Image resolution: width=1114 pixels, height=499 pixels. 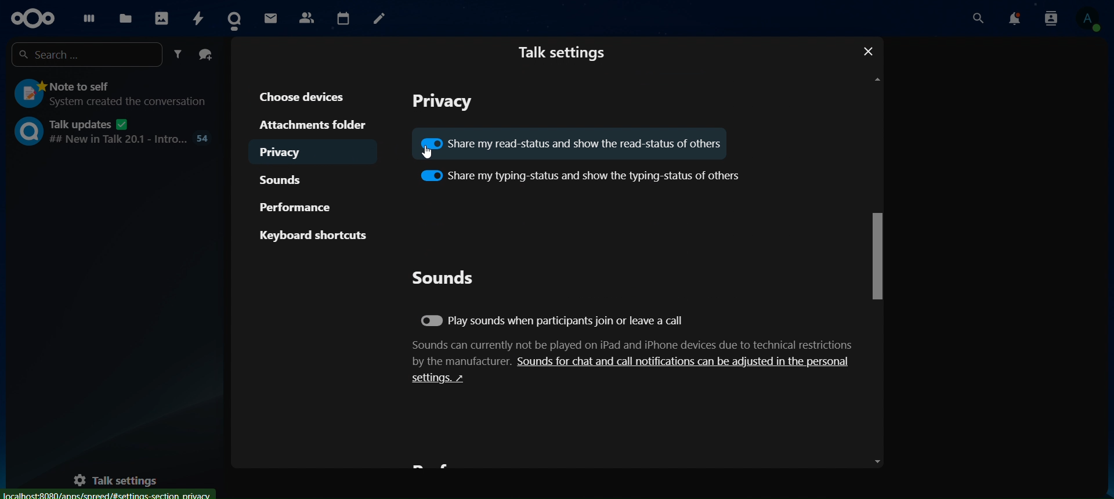 What do you see at coordinates (198, 17) in the screenshot?
I see `activity` at bounding box center [198, 17].